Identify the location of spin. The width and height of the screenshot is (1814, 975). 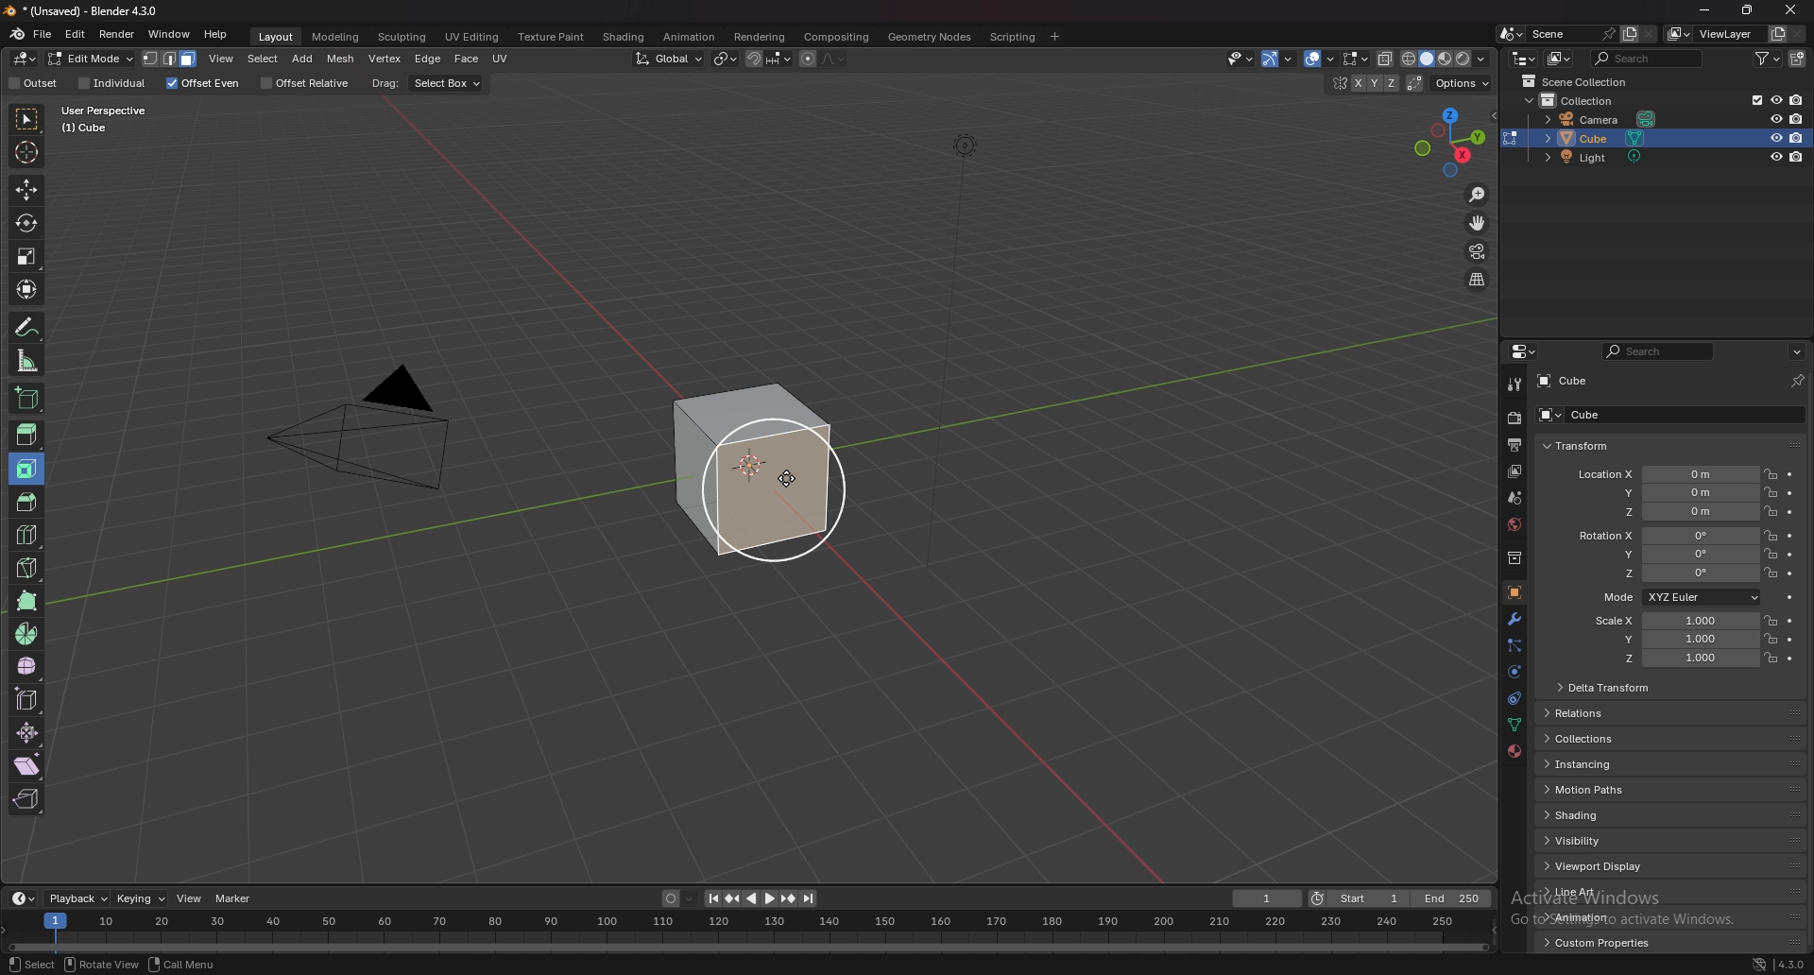
(27, 634).